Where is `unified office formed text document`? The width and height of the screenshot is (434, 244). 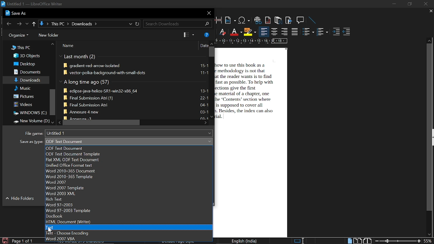 unified office formed text document is located at coordinates (129, 165).